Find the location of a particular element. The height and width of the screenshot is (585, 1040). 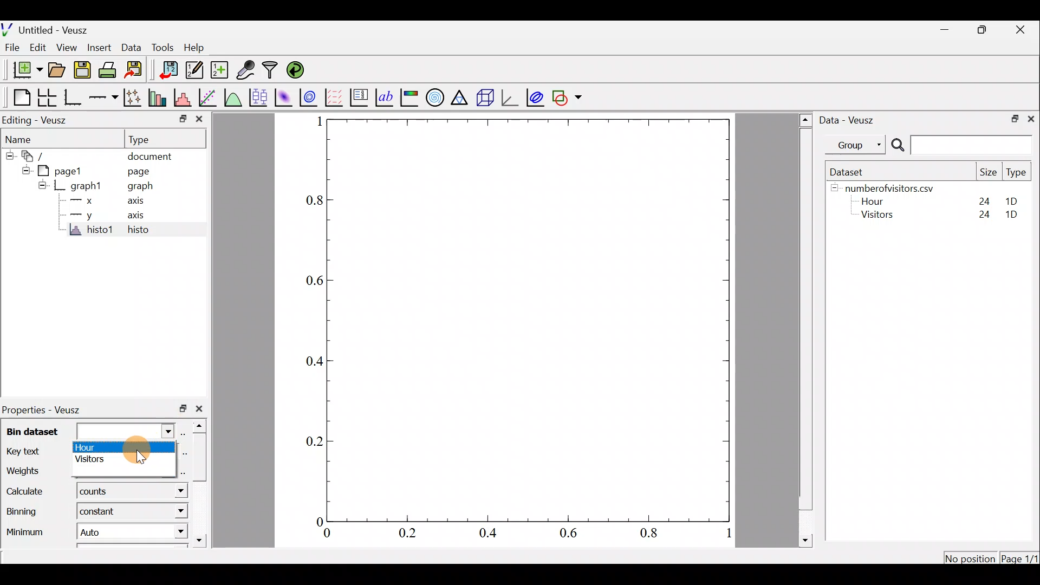

plot box plots is located at coordinates (260, 96).